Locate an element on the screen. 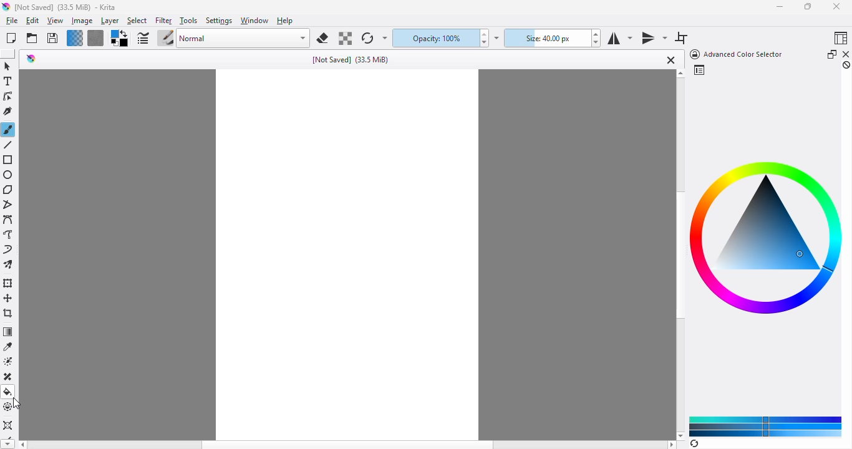 The height and width of the screenshot is (449, 852). sample a color from the image or current layer is located at coordinates (9, 347).